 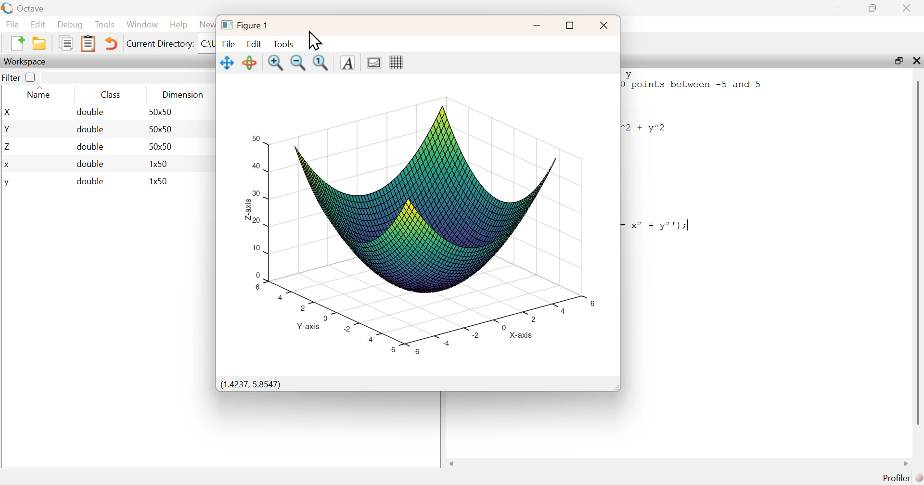 I want to click on minimize, so click(x=839, y=8).